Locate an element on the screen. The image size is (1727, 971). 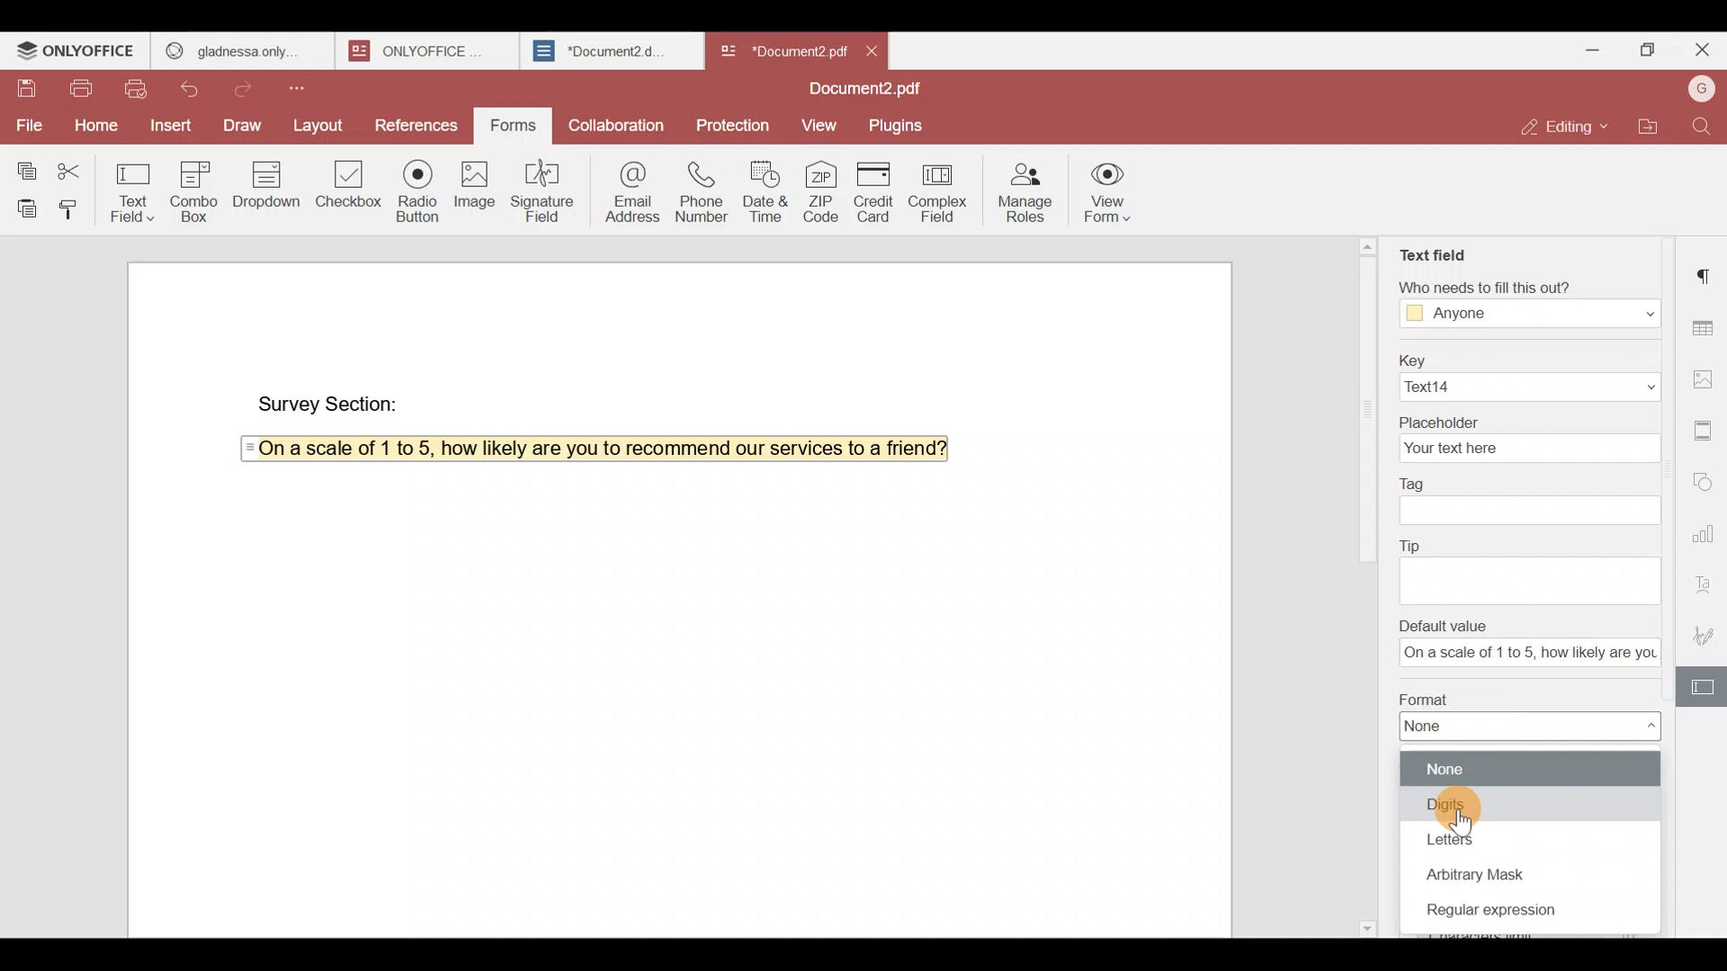
Anyone is located at coordinates (1529, 315).